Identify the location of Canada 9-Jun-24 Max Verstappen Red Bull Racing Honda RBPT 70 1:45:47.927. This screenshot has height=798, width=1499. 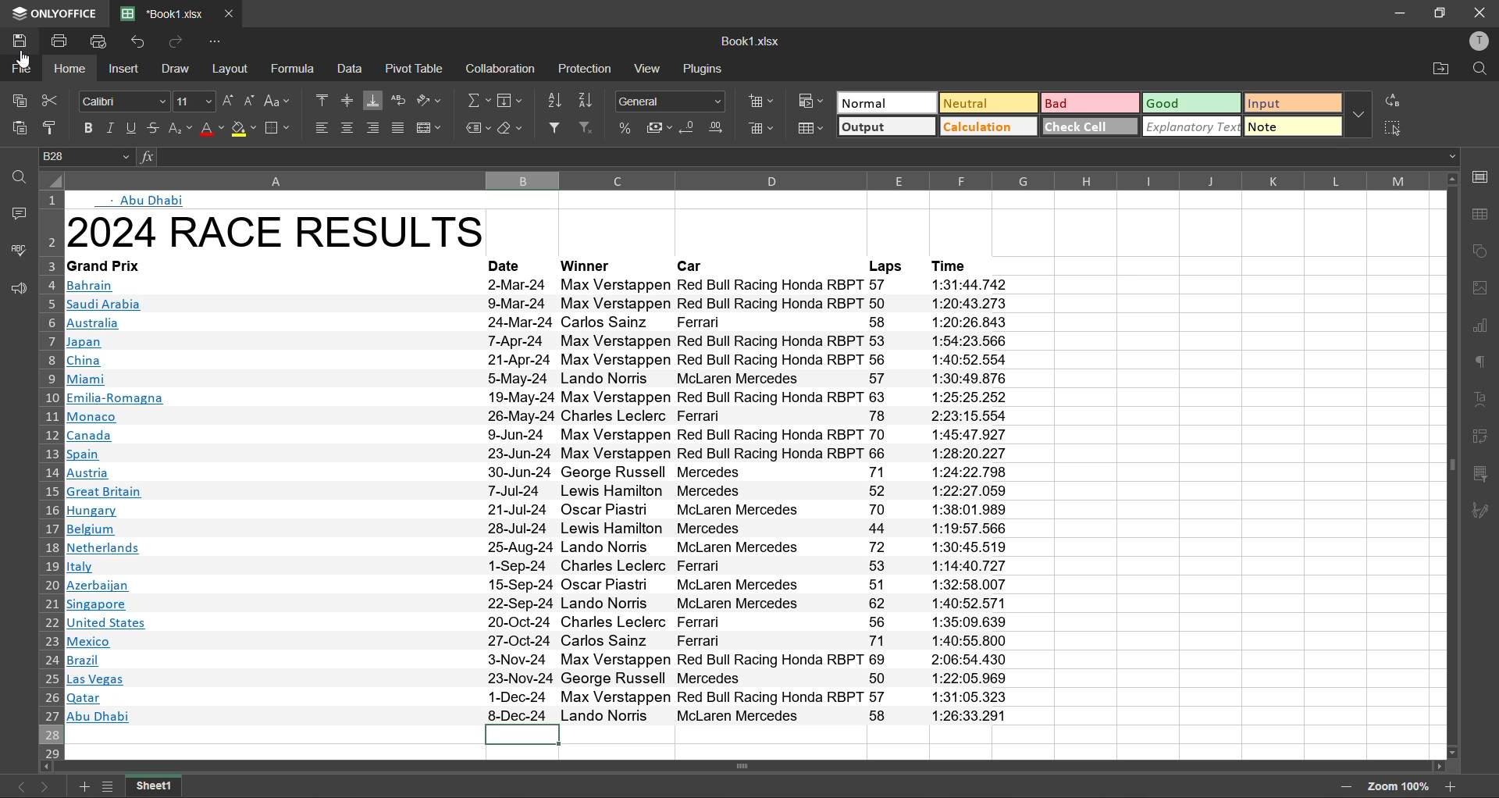
(540, 434).